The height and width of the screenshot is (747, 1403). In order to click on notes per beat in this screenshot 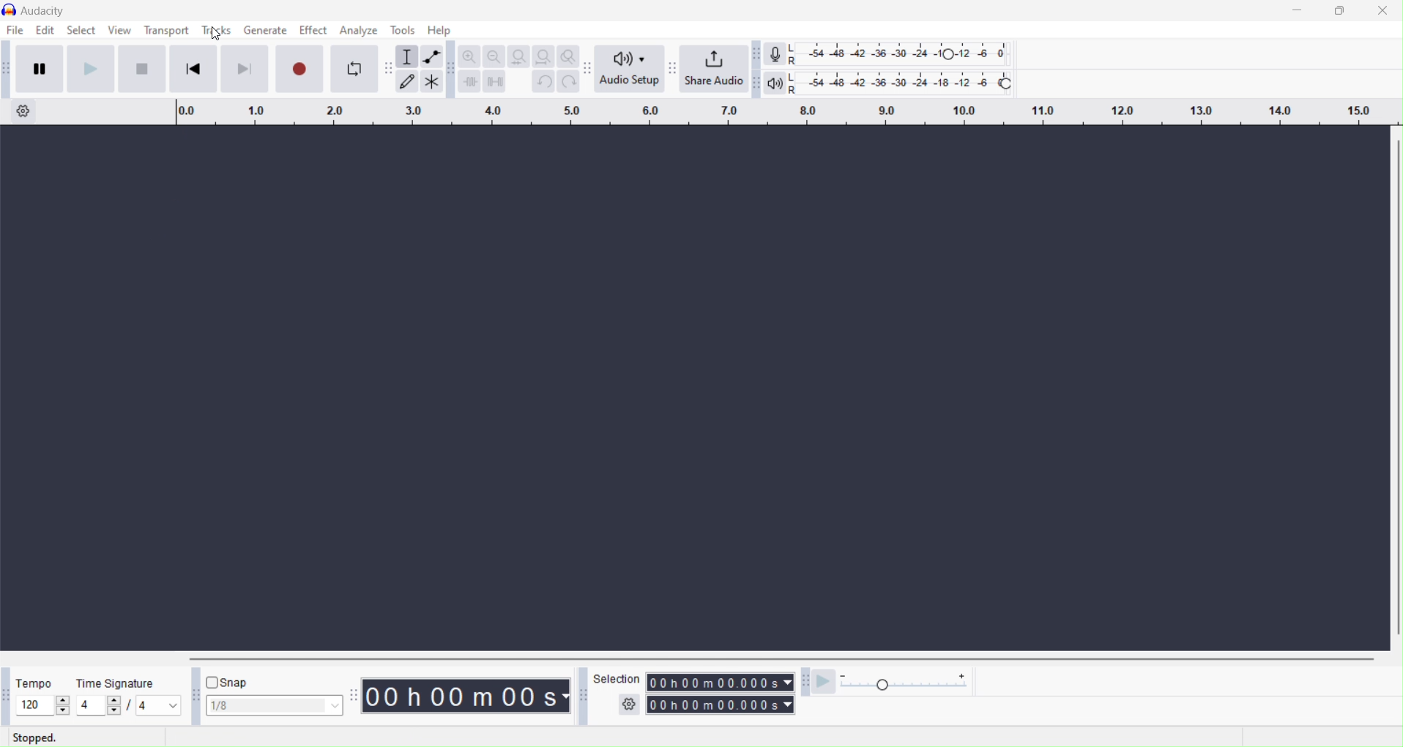, I will do `click(159, 705)`.